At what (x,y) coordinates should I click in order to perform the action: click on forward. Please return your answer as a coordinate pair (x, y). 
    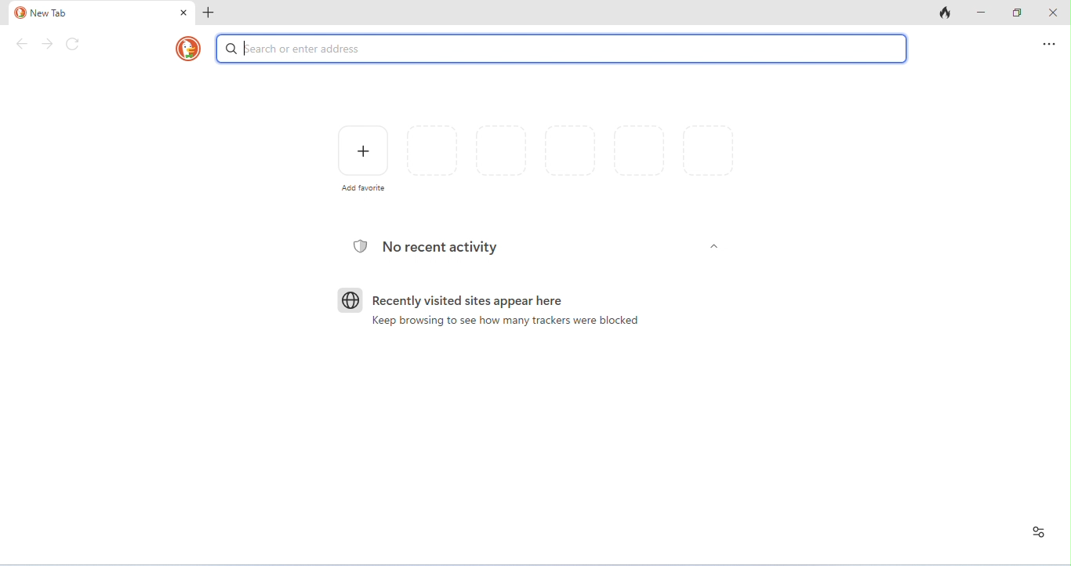
    Looking at the image, I should click on (47, 44).